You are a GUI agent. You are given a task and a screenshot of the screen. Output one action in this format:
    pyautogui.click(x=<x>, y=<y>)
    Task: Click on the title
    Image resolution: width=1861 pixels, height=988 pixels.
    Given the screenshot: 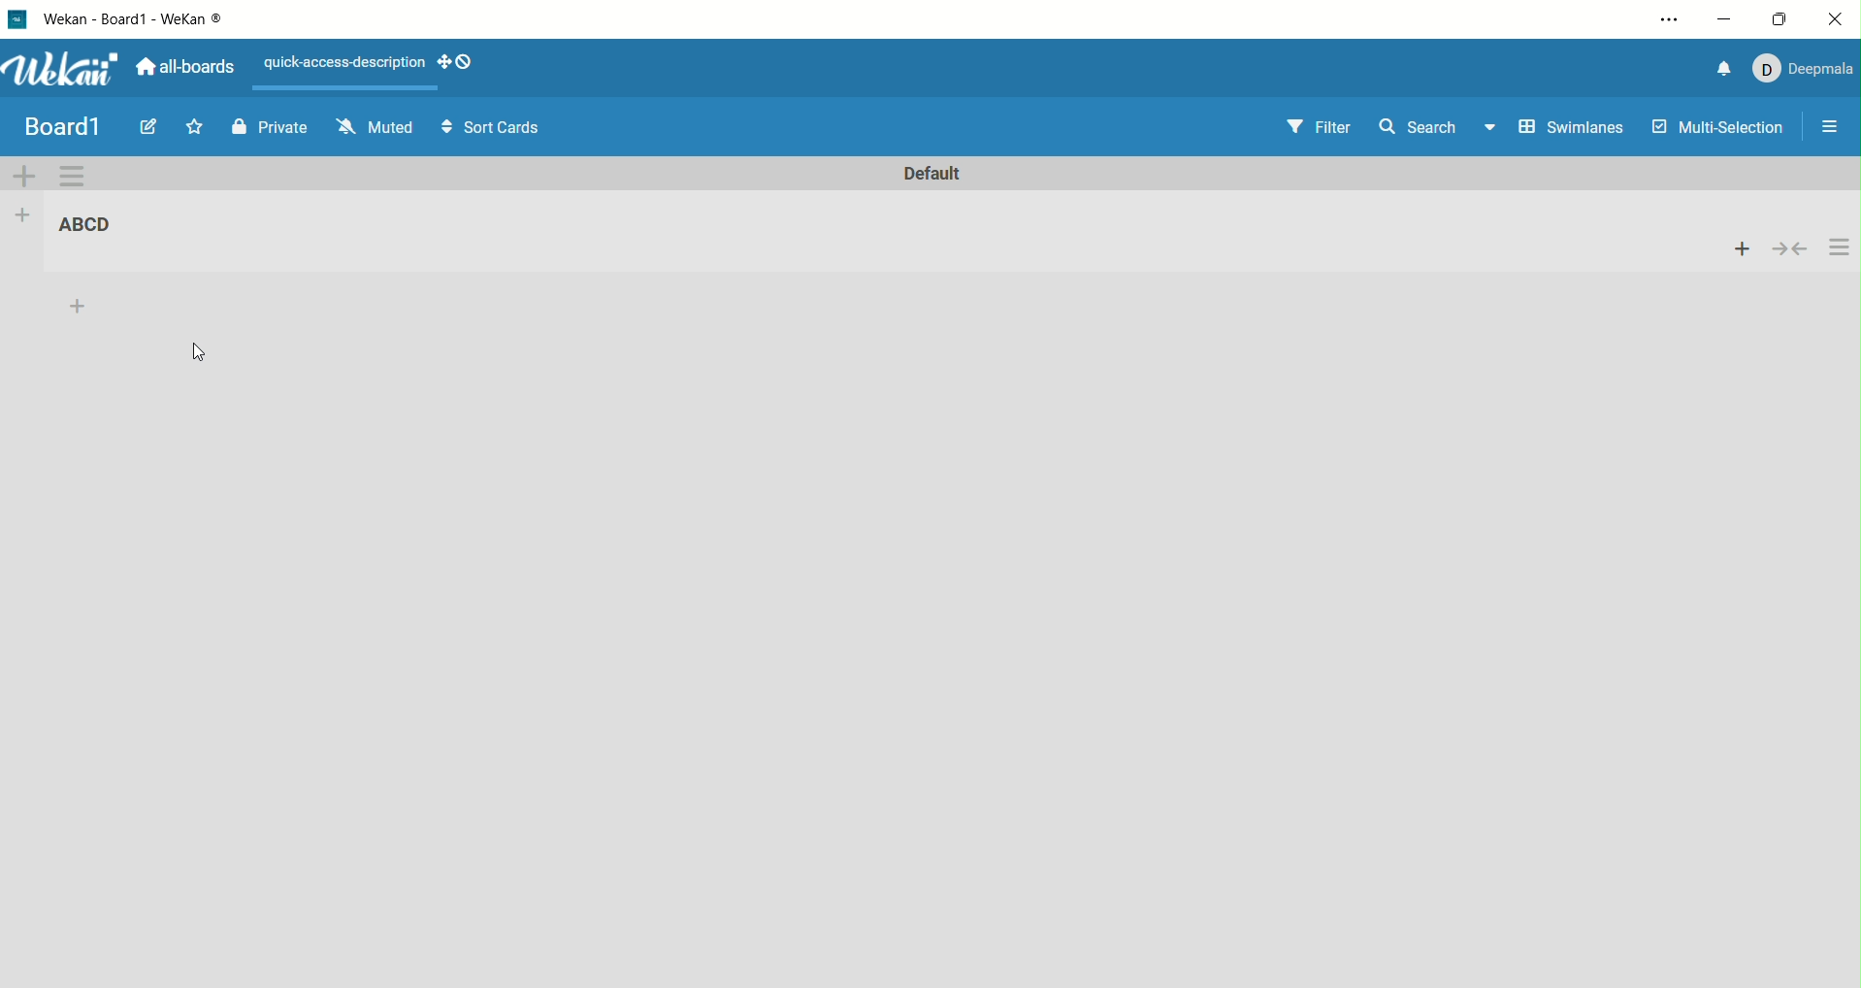 What is the action you would take?
    pyautogui.click(x=62, y=124)
    